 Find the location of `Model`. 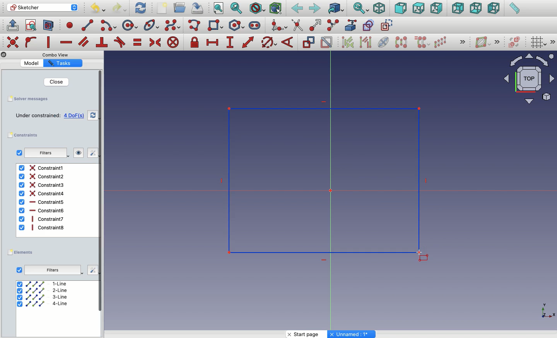

Model is located at coordinates (33, 63).